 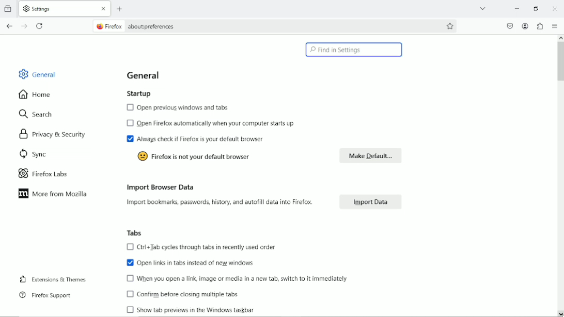 What do you see at coordinates (510, 26) in the screenshot?
I see `Save to pocket` at bounding box center [510, 26].